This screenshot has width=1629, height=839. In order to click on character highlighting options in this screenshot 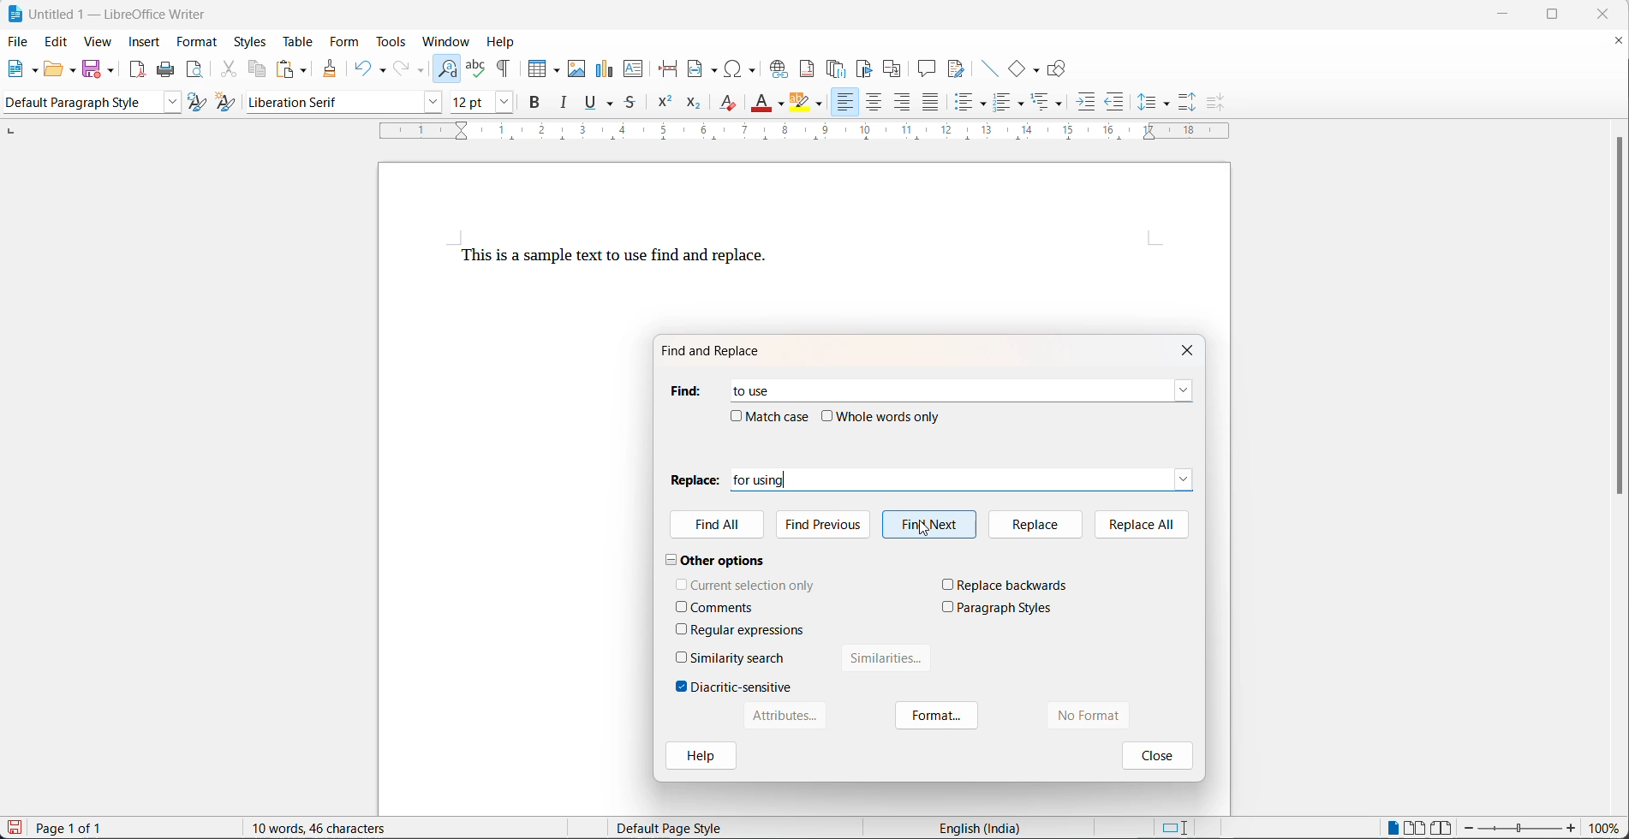, I will do `click(822, 105)`.